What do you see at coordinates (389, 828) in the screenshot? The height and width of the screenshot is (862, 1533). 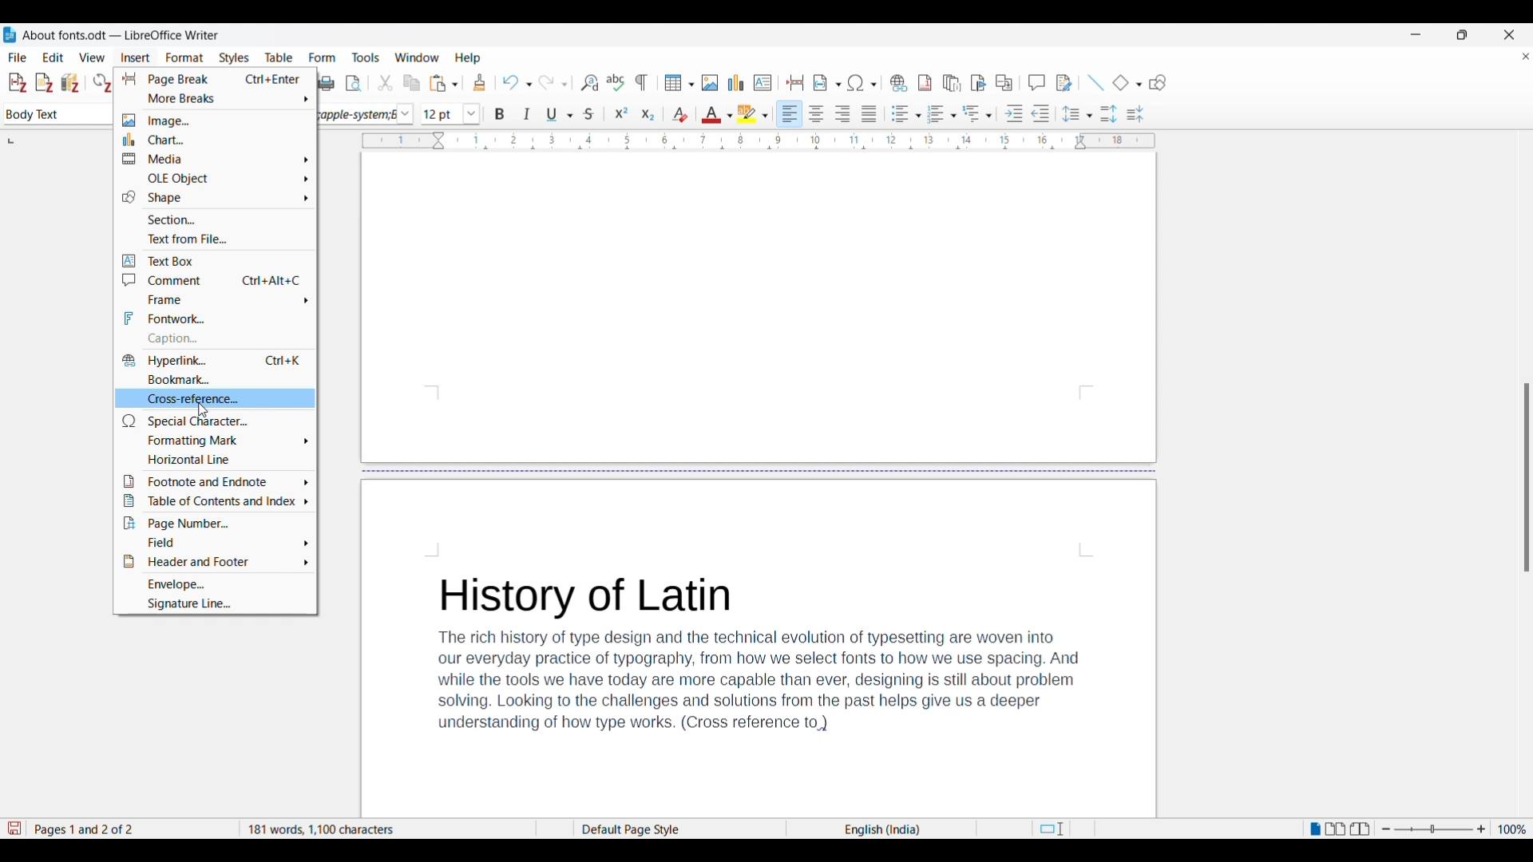 I see `181 words, 1100 characters` at bounding box center [389, 828].